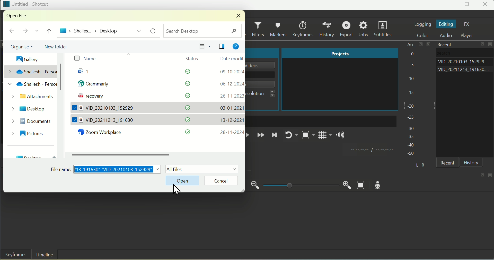  What do you see at coordinates (89, 73) in the screenshot?
I see `1` at bounding box center [89, 73].